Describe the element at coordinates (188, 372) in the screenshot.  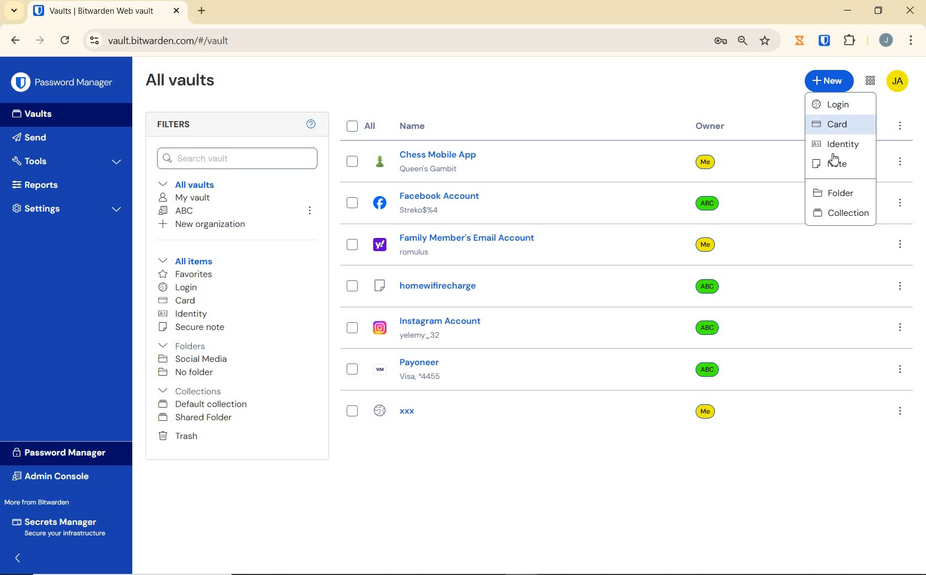
I see `No folder` at that location.